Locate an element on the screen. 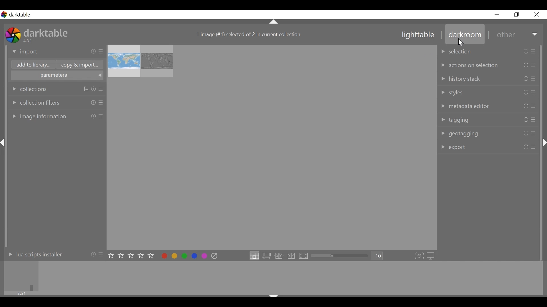 This screenshot has height=307, width=547. parameters is located at coordinates (56, 76).